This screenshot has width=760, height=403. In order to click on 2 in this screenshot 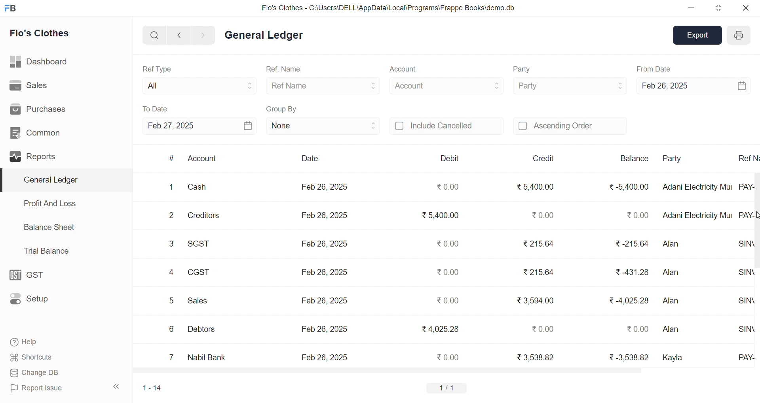, I will do `click(171, 215)`.